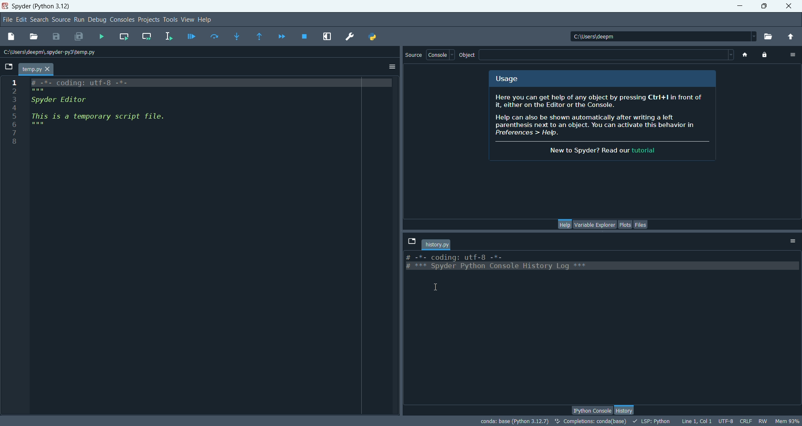 The image size is (802, 426). Describe the element at coordinates (37, 69) in the screenshot. I see `temp.py` at that location.